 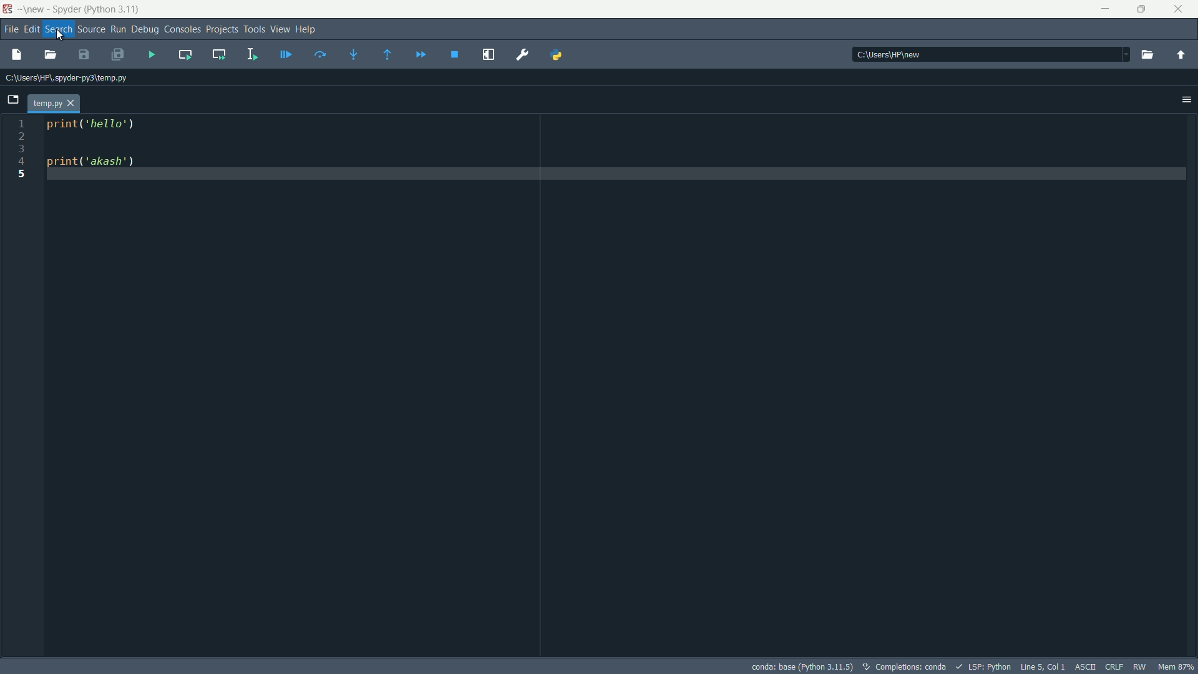 What do you see at coordinates (12, 99) in the screenshot?
I see `browse tabs` at bounding box center [12, 99].